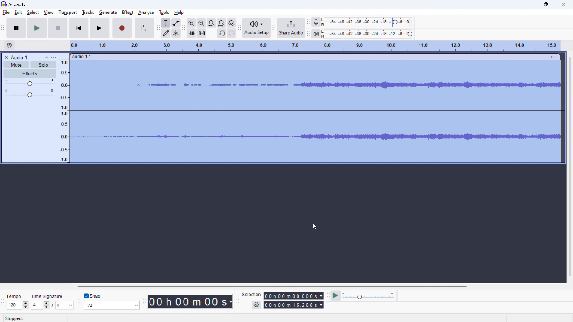 The height and width of the screenshot is (322, 573). Describe the element at coordinates (553, 57) in the screenshot. I see `menu` at that location.